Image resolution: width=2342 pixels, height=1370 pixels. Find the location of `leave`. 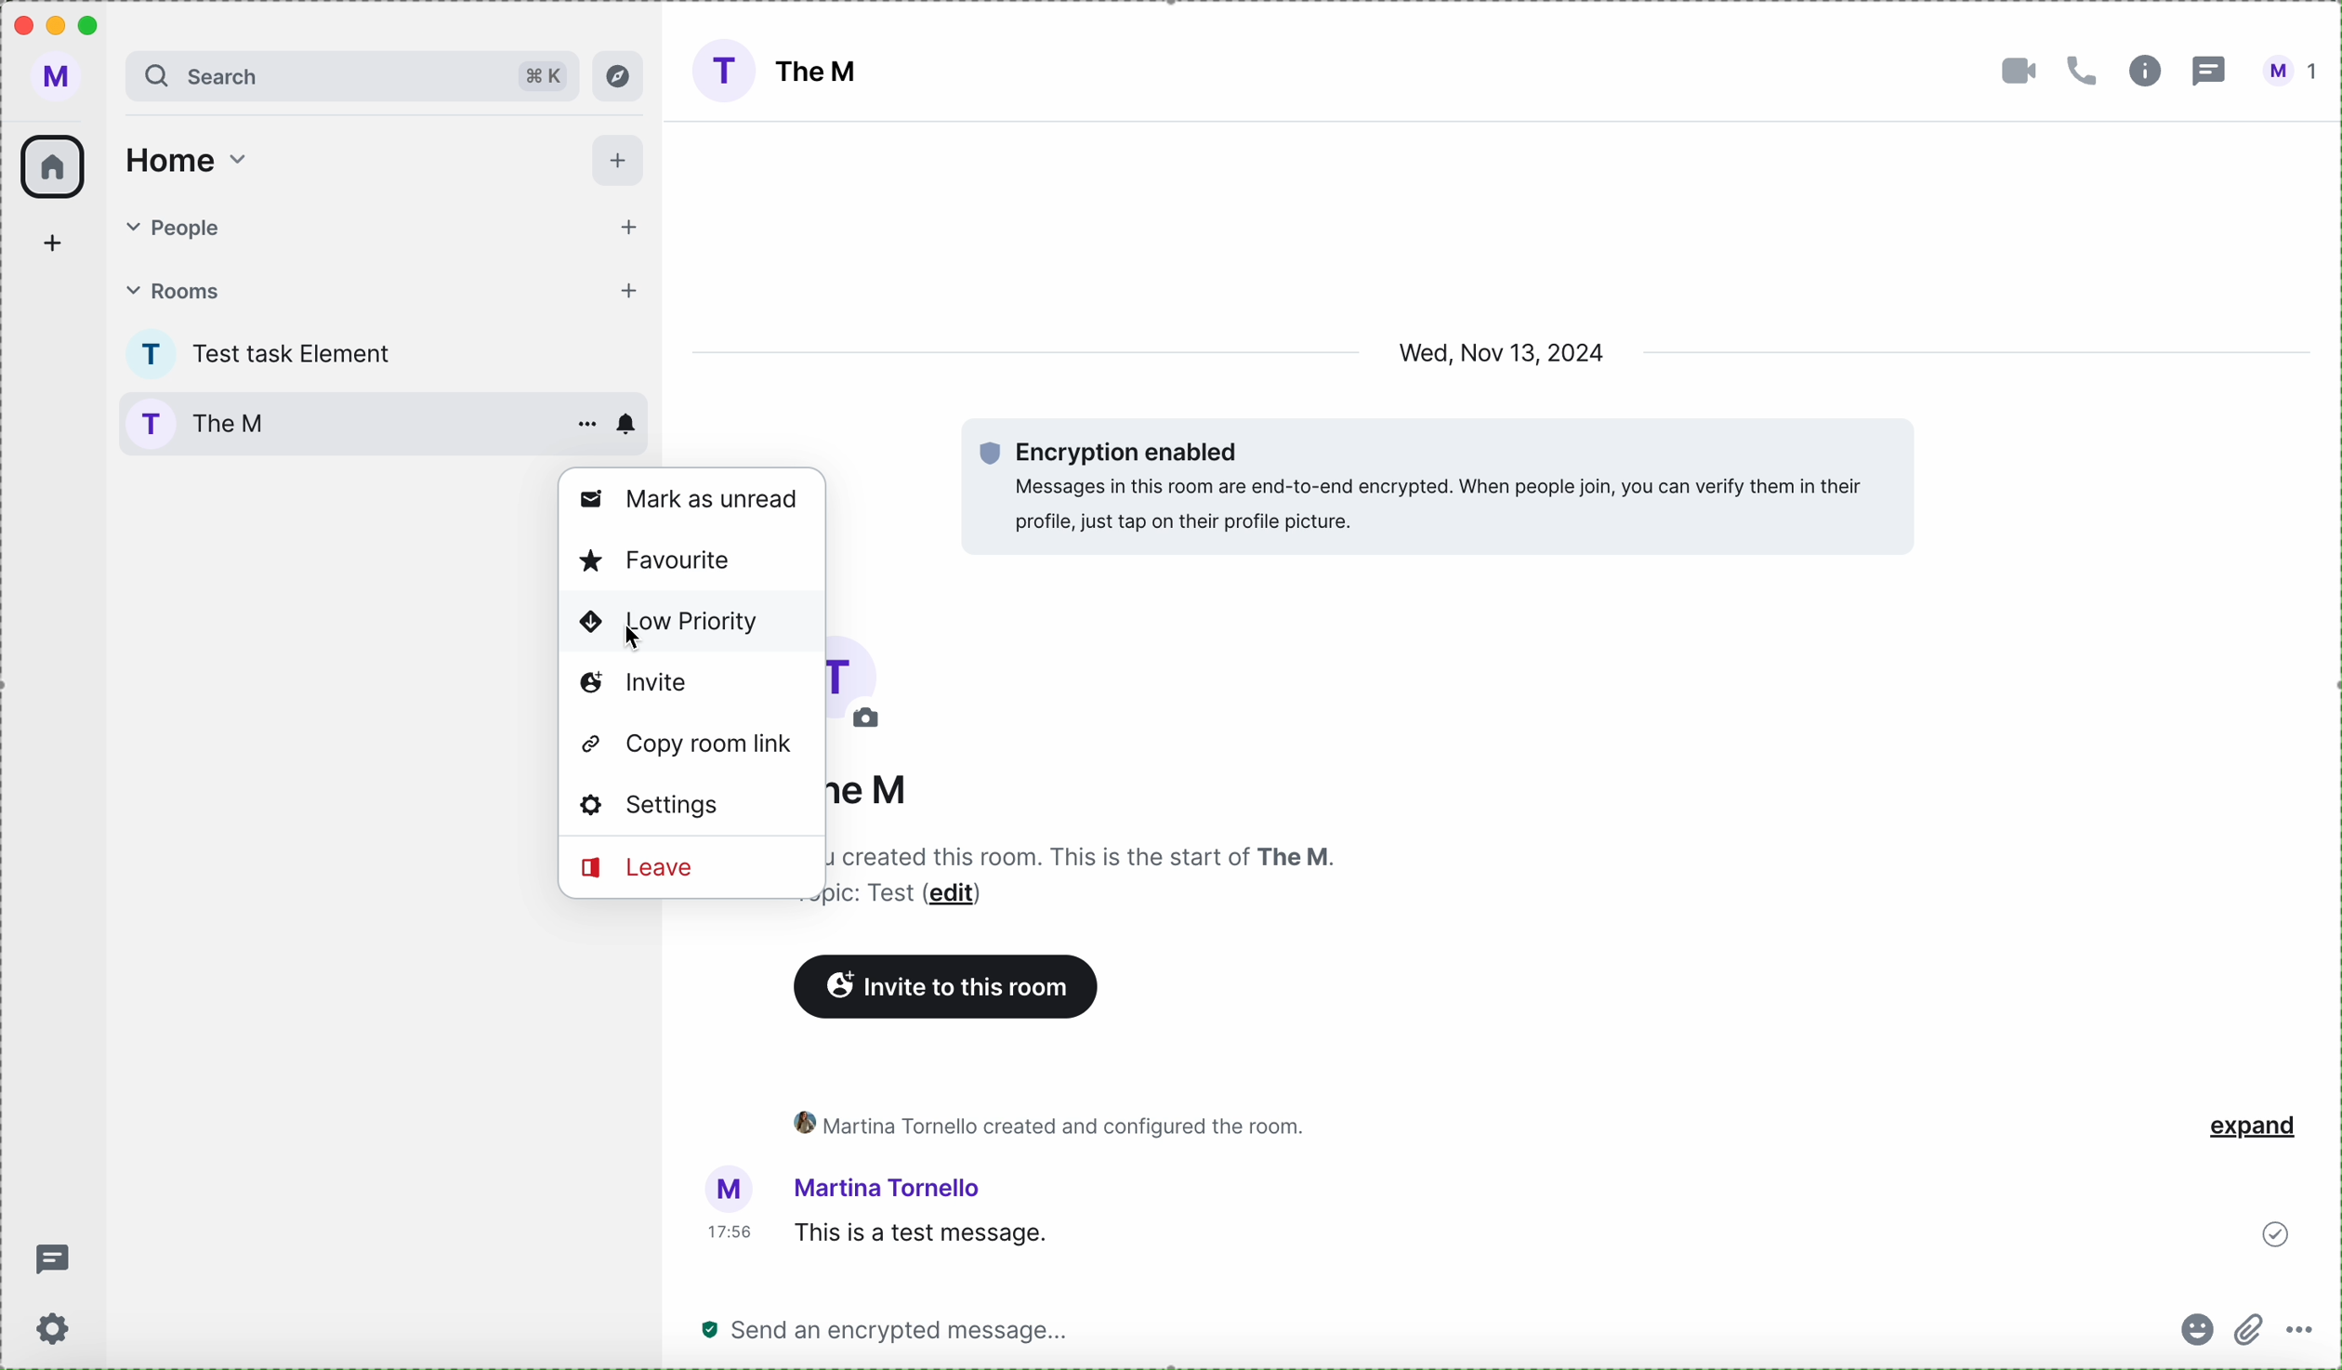

leave is located at coordinates (632, 864).